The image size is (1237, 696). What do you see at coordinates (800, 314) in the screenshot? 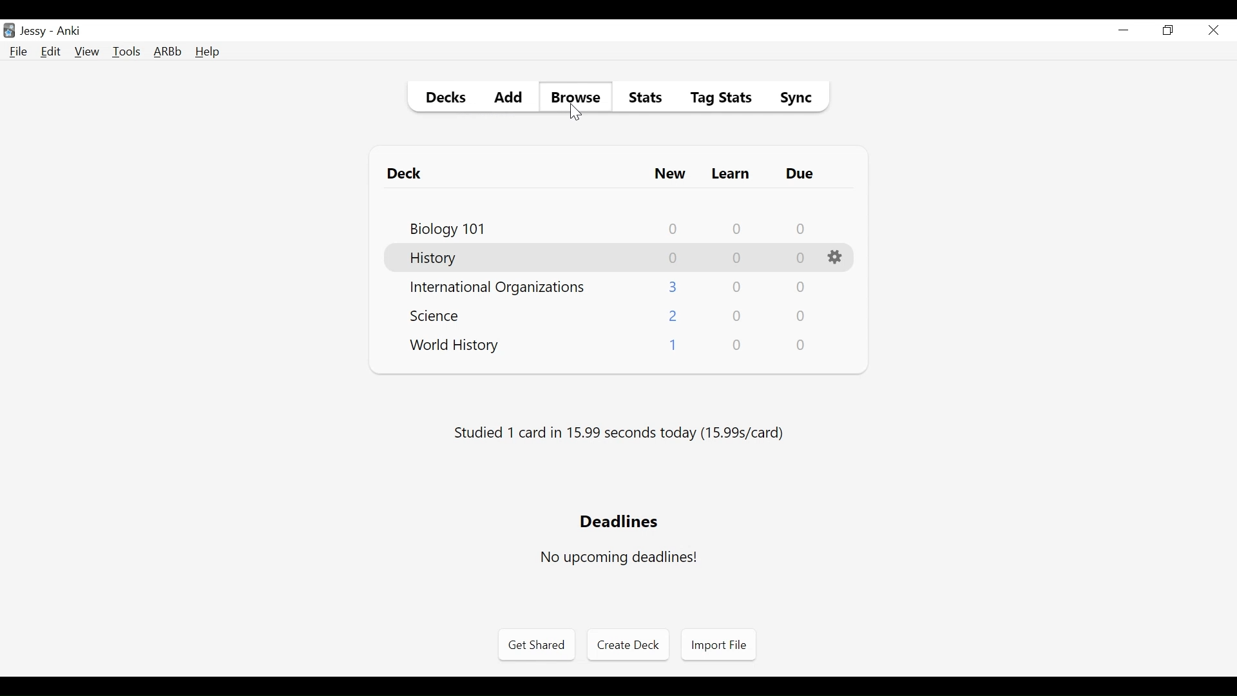
I see `Due Card Count` at bounding box center [800, 314].